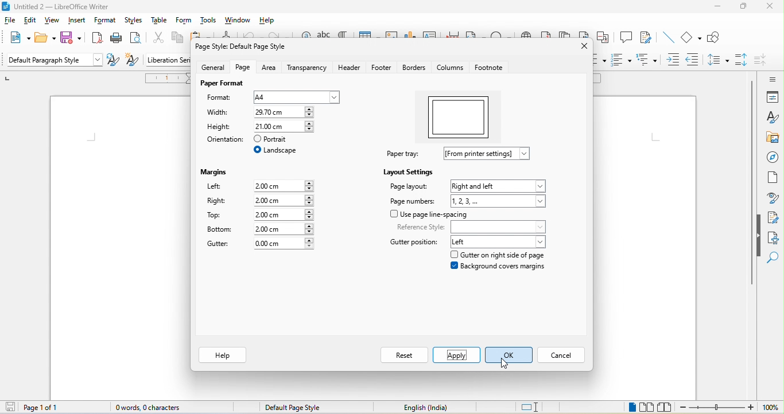  Describe the element at coordinates (773, 199) in the screenshot. I see `style inspecter` at that location.